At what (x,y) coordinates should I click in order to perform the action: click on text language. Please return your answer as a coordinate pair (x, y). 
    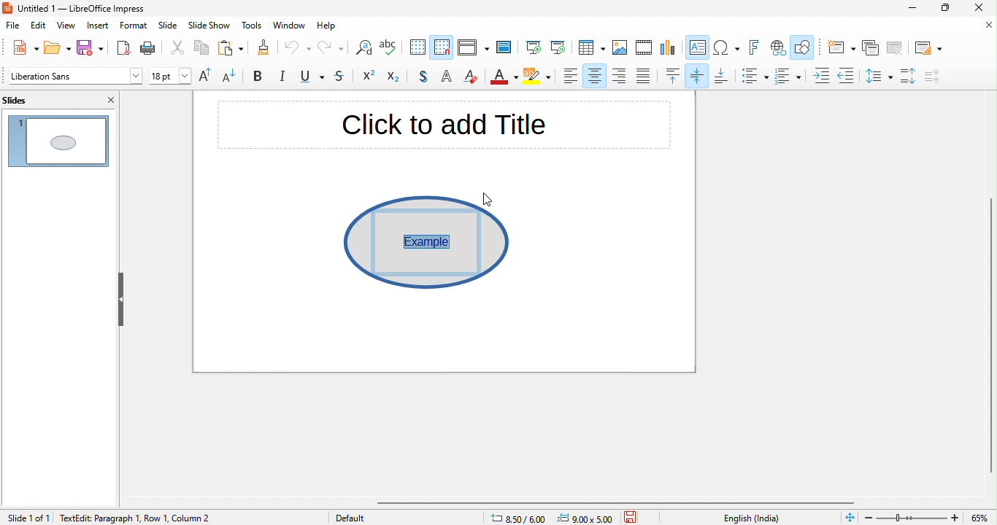
    Looking at the image, I should click on (753, 518).